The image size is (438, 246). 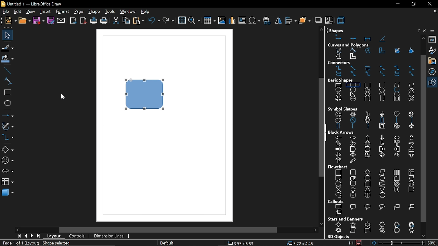 I want to click on move up, so click(x=424, y=38).